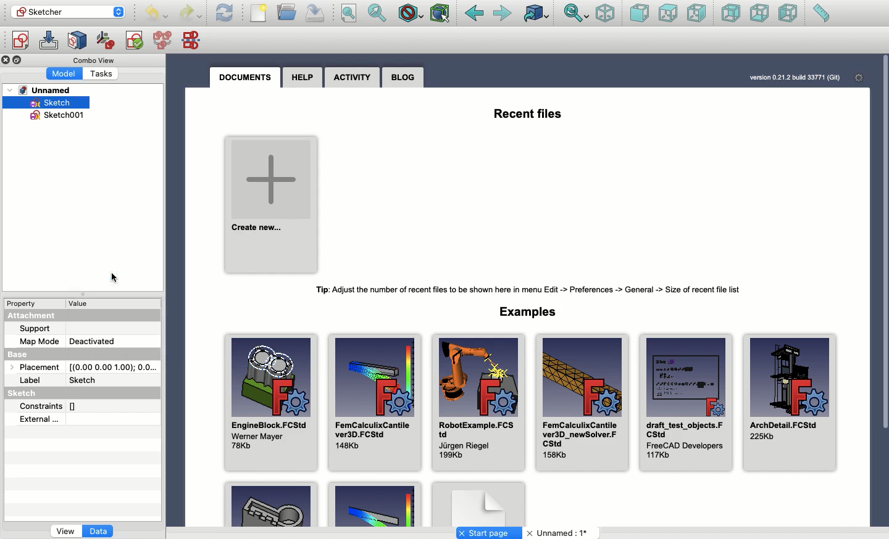  Describe the element at coordinates (303, 77) in the screenshot. I see `Help` at that location.